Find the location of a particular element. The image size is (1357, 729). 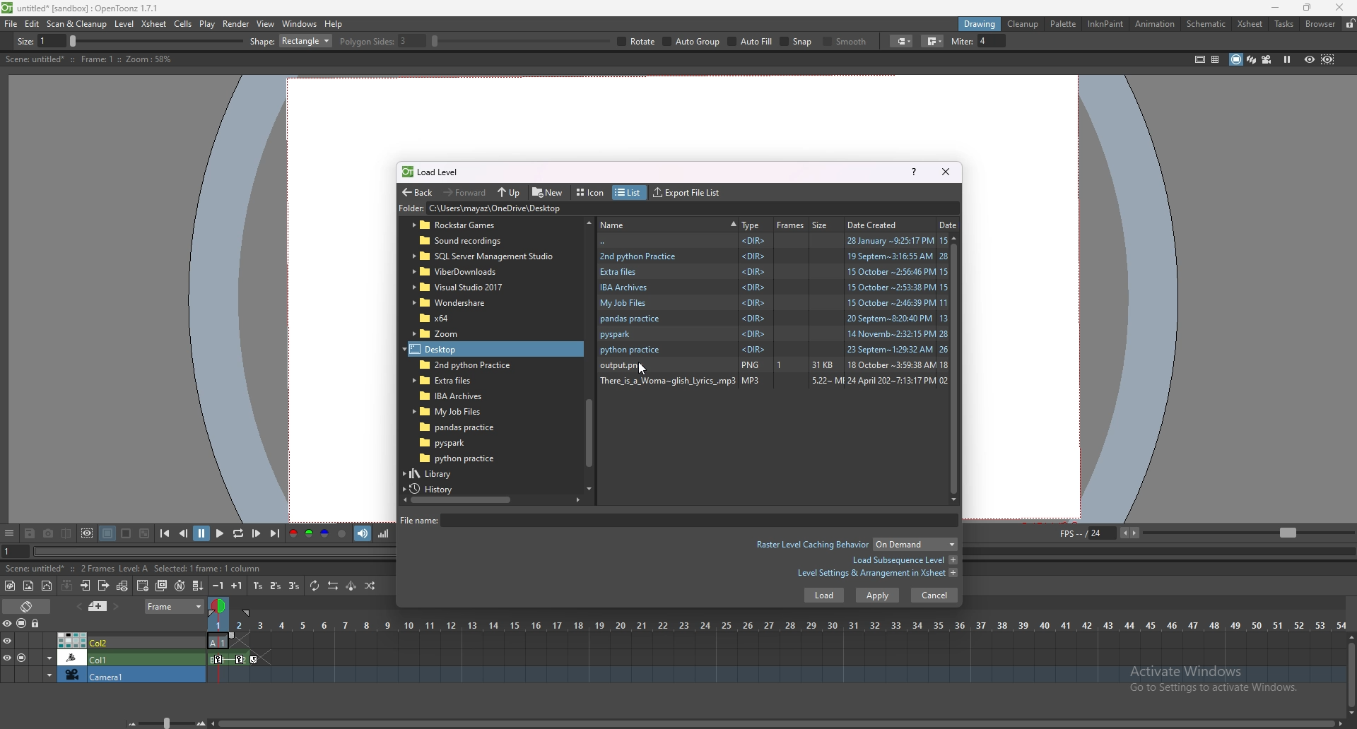

new is located at coordinates (548, 191).